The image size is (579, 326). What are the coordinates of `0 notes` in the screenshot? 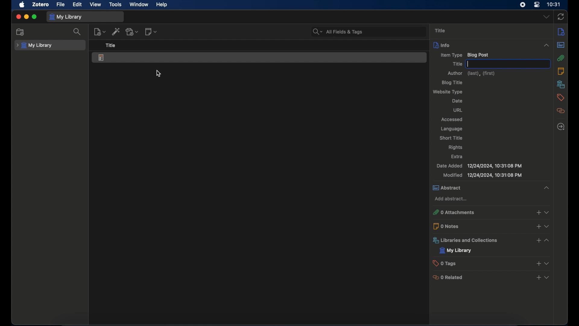 It's located at (492, 226).